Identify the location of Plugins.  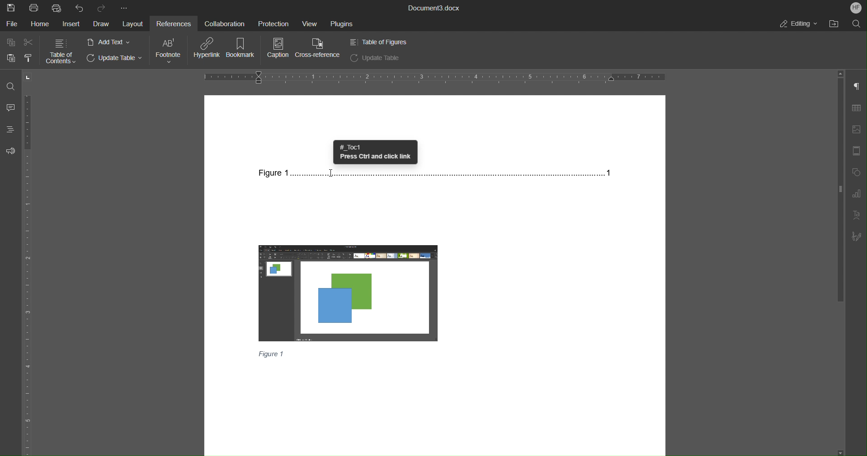
(341, 23).